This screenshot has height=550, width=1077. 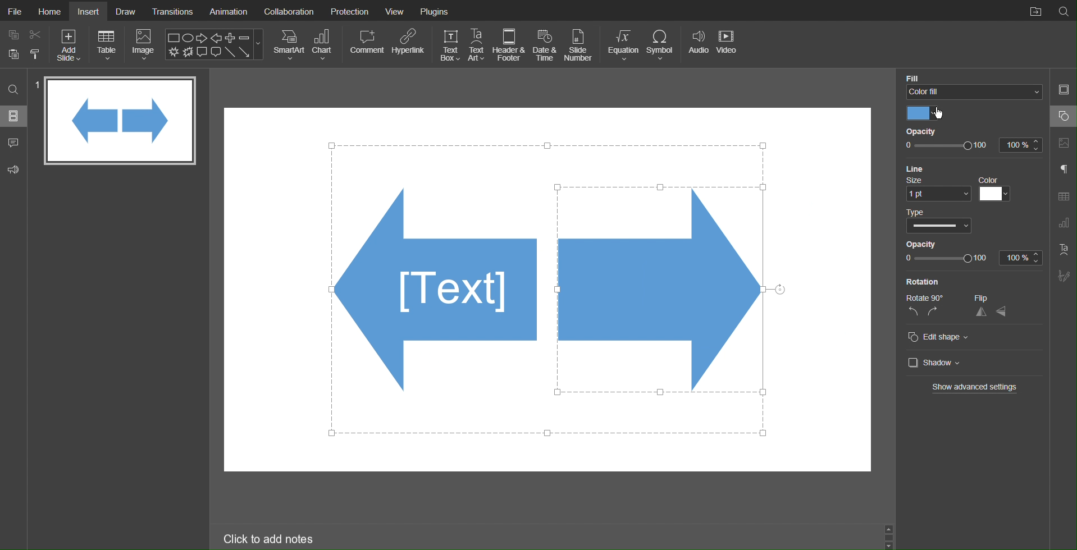 I want to click on color, so click(x=997, y=189).